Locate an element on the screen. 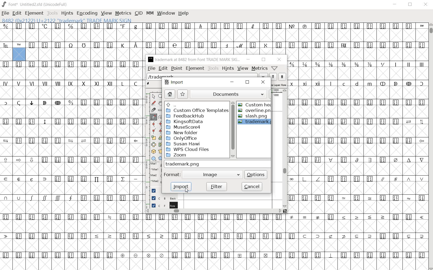  KingsoftData is located at coordinates (184, 122).